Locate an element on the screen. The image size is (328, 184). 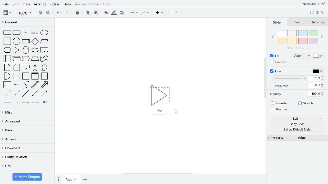
rounded rectangle is located at coordinates (17, 33).